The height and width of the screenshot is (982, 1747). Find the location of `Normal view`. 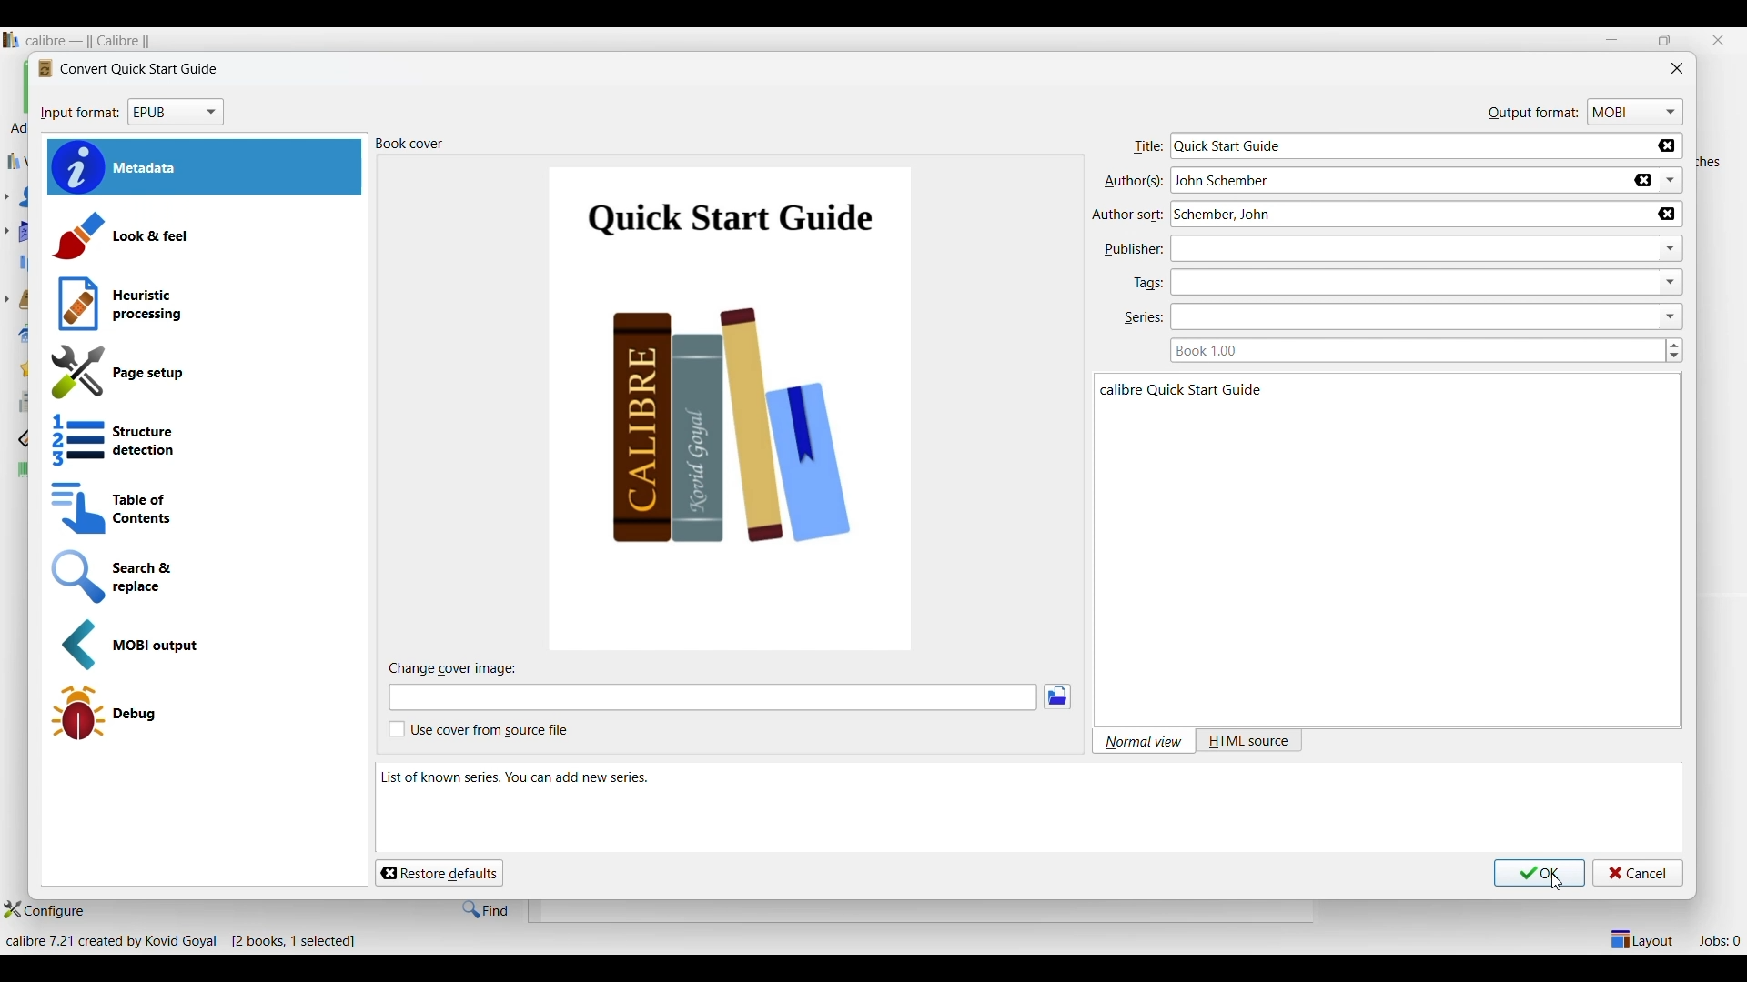

Normal view is located at coordinates (1142, 741).